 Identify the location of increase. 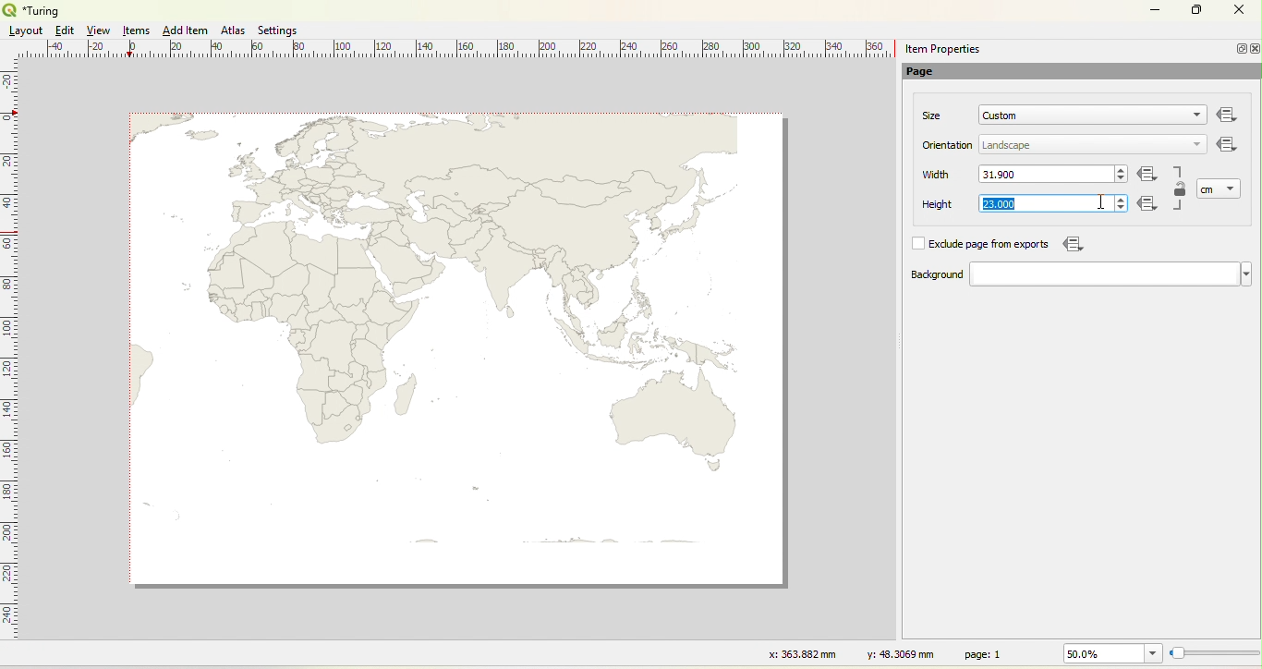
(1122, 168).